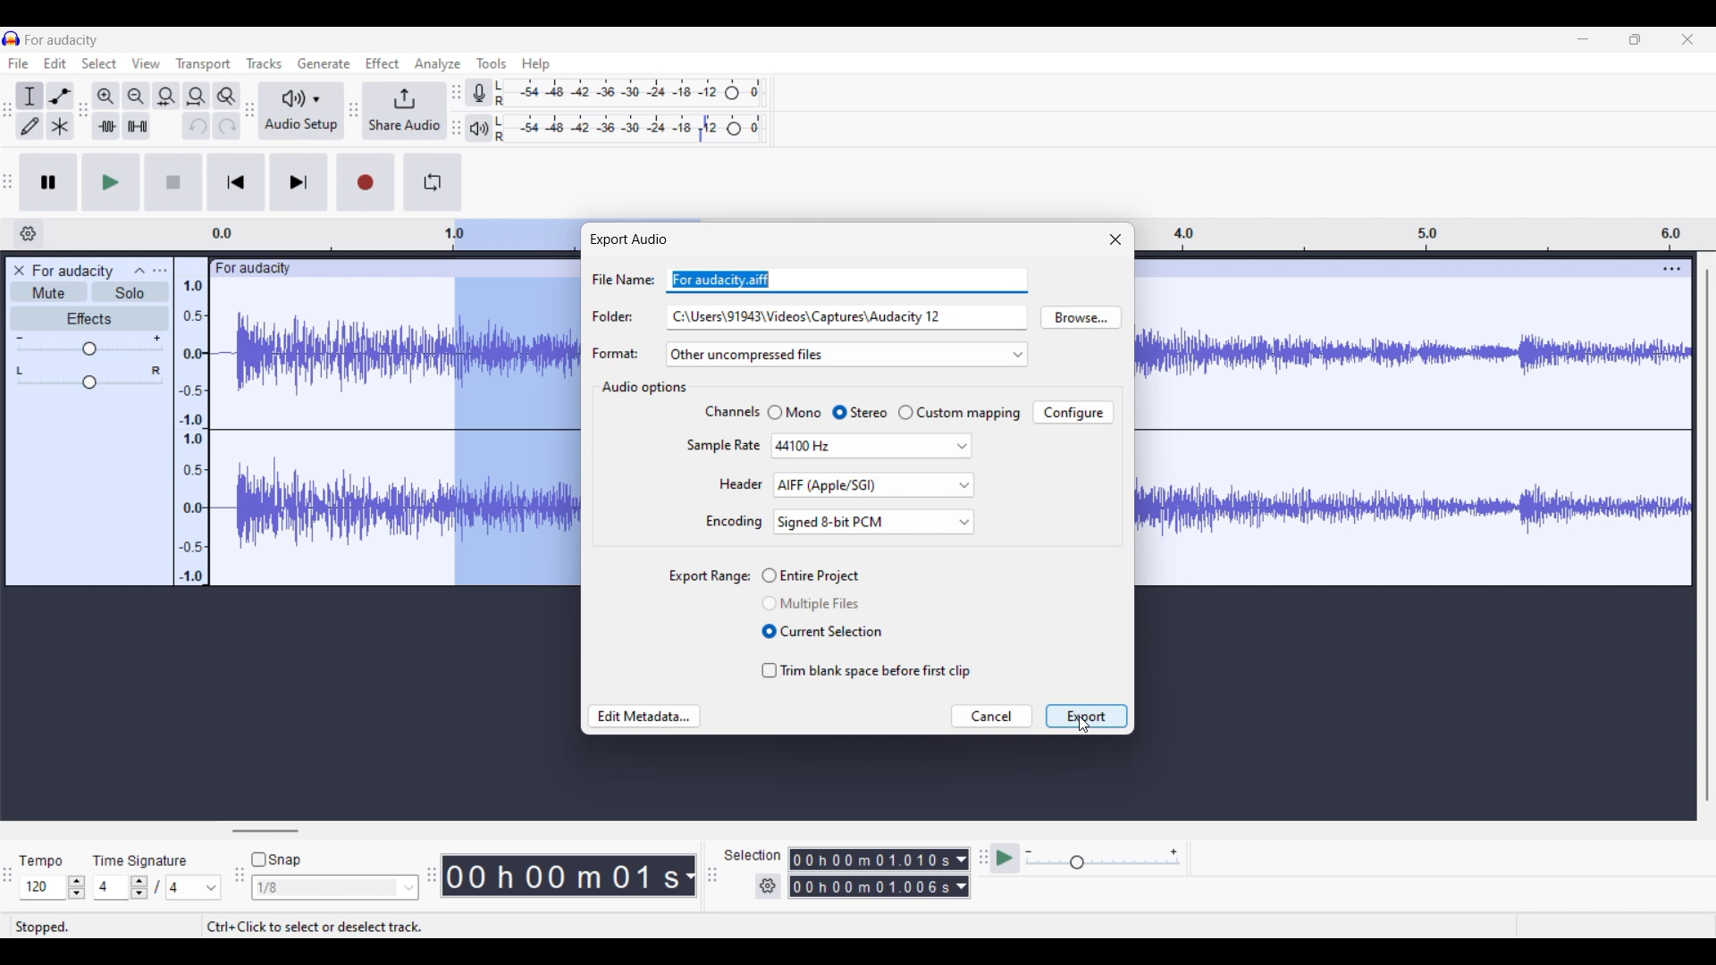 This screenshot has width=1716, height=965. I want to click on Indicates Export range toggle, so click(700, 576).